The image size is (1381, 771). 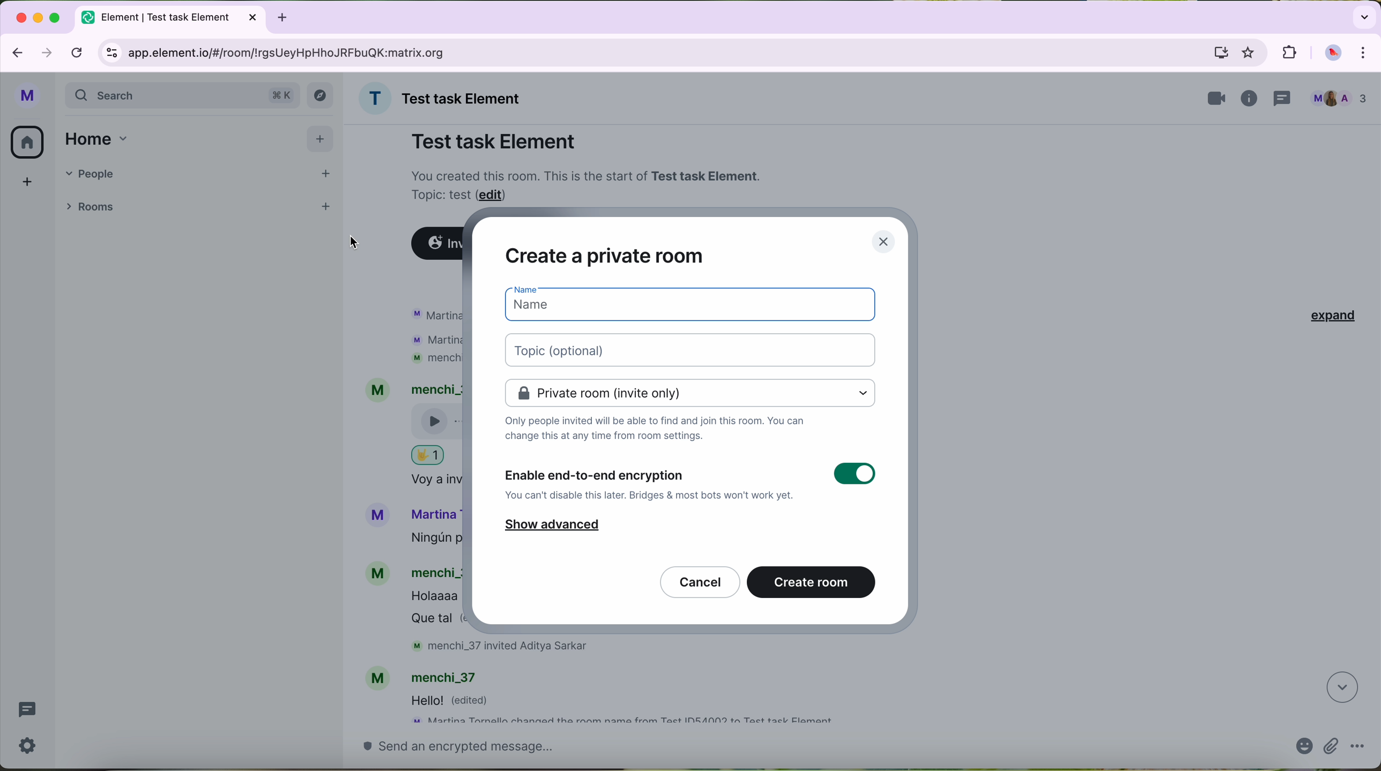 I want to click on refresh page, so click(x=78, y=51).